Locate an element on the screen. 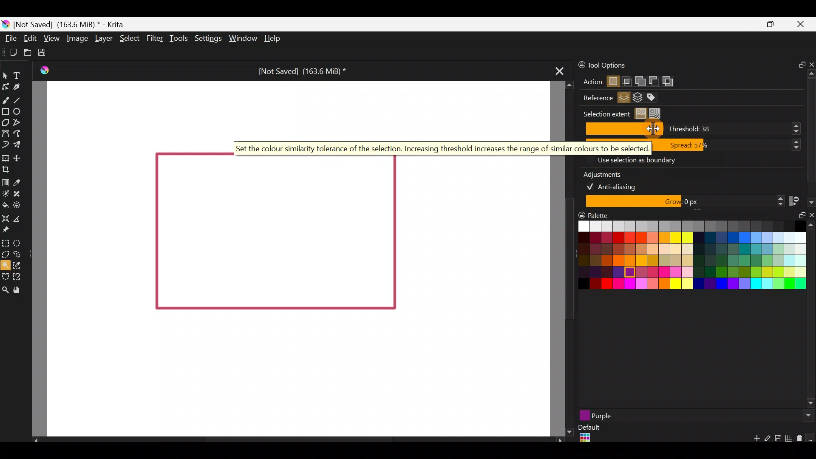 The width and height of the screenshot is (816, 459). Subtract is located at coordinates (653, 80).